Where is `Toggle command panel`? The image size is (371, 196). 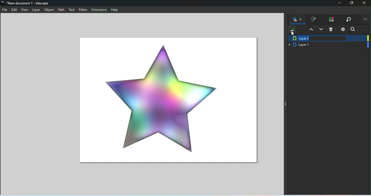 Toggle command panel is located at coordinates (286, 104).